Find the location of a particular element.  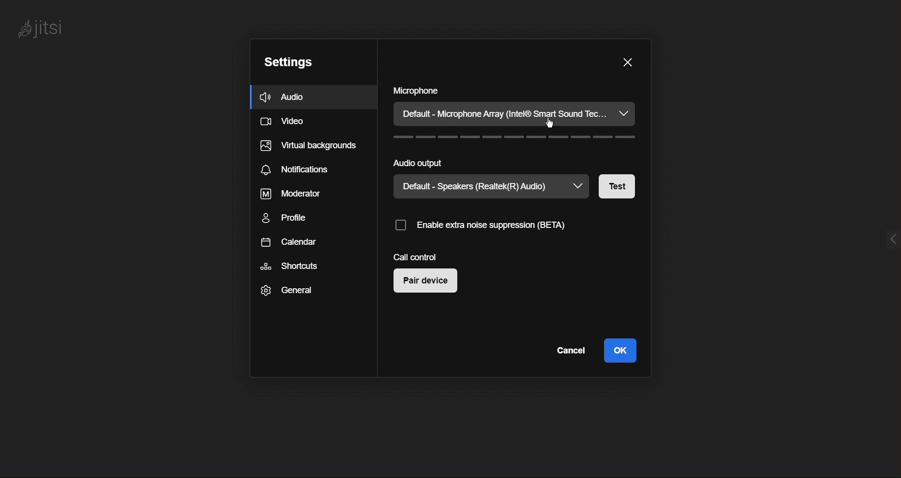

Default - Speakers (Realtek(R) Audio) is located at coordinates (473, 186).